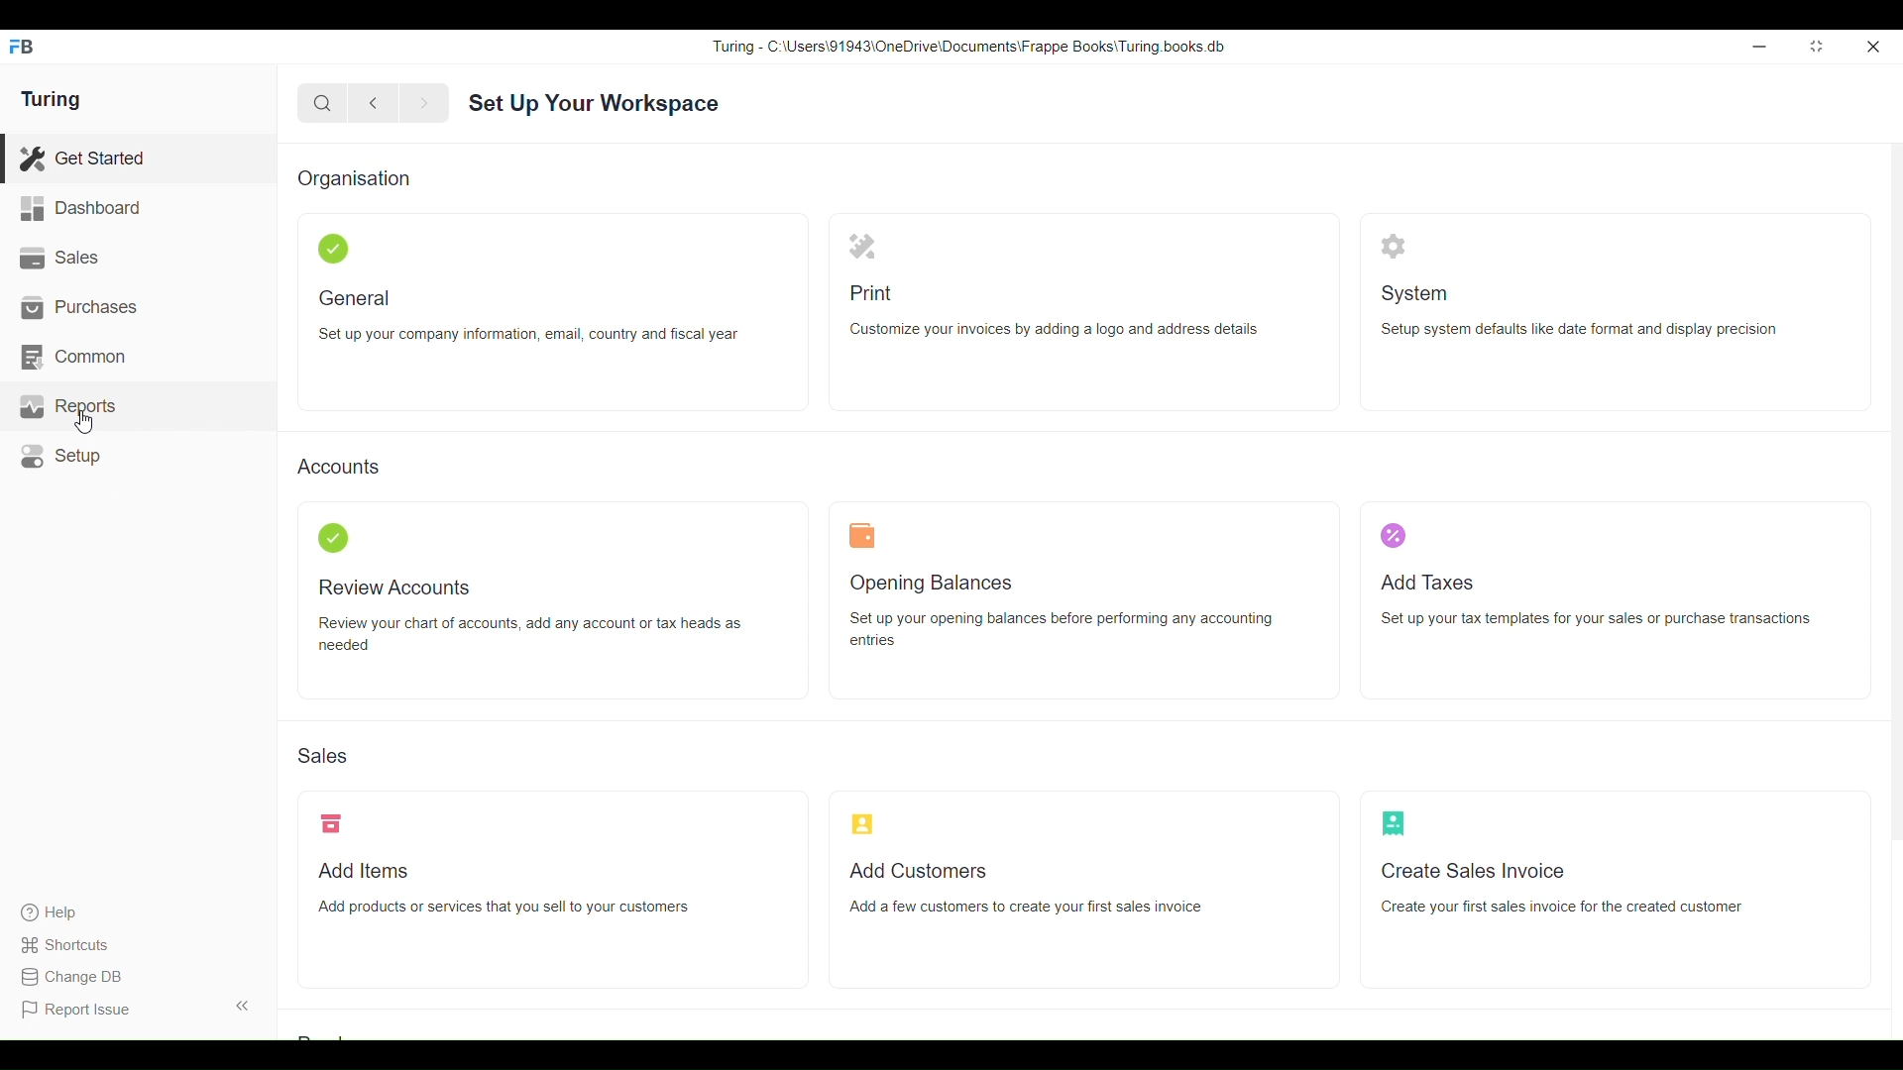  I want to click on General icon, so click(333, 249).